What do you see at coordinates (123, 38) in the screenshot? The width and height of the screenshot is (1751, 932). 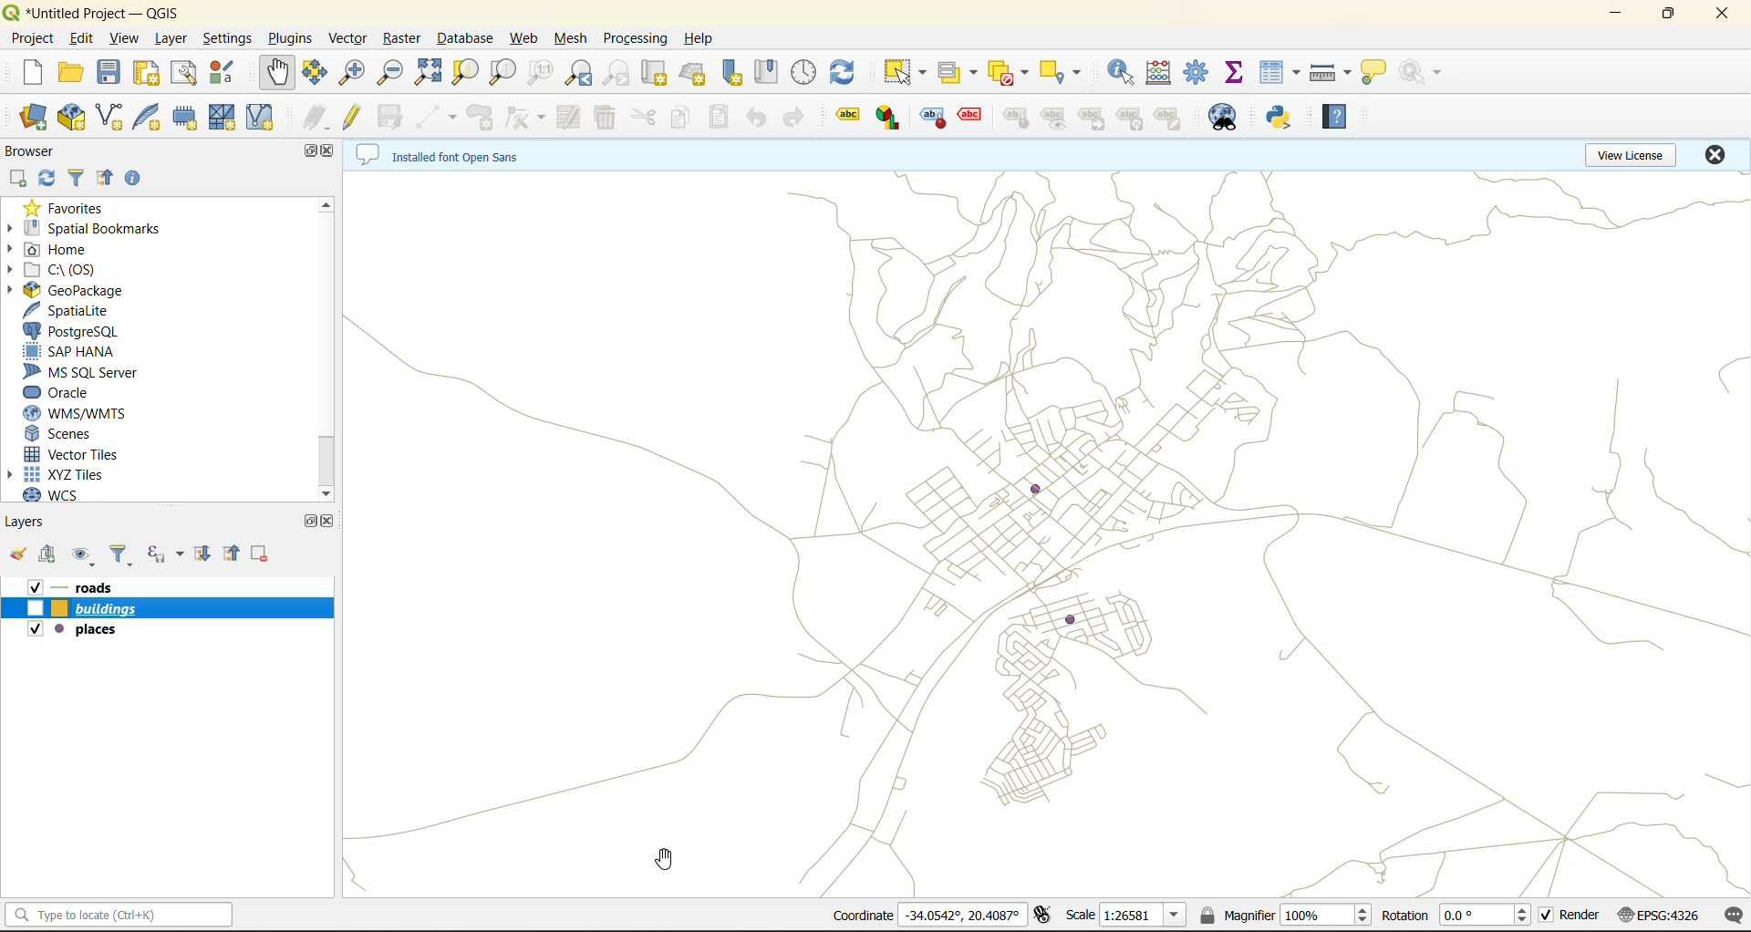 I see `view` at bounding box center [123, 38].